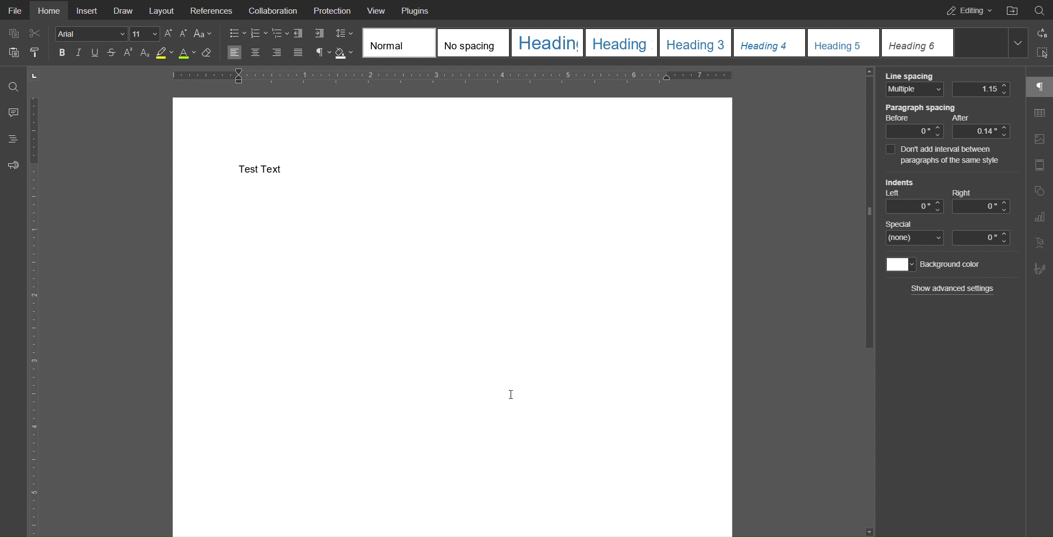 The image size is (1053, 537). What do you see at coordinates (187, 53) in the screenshot?
I see `Text Color` at bounding box center [187, 53].